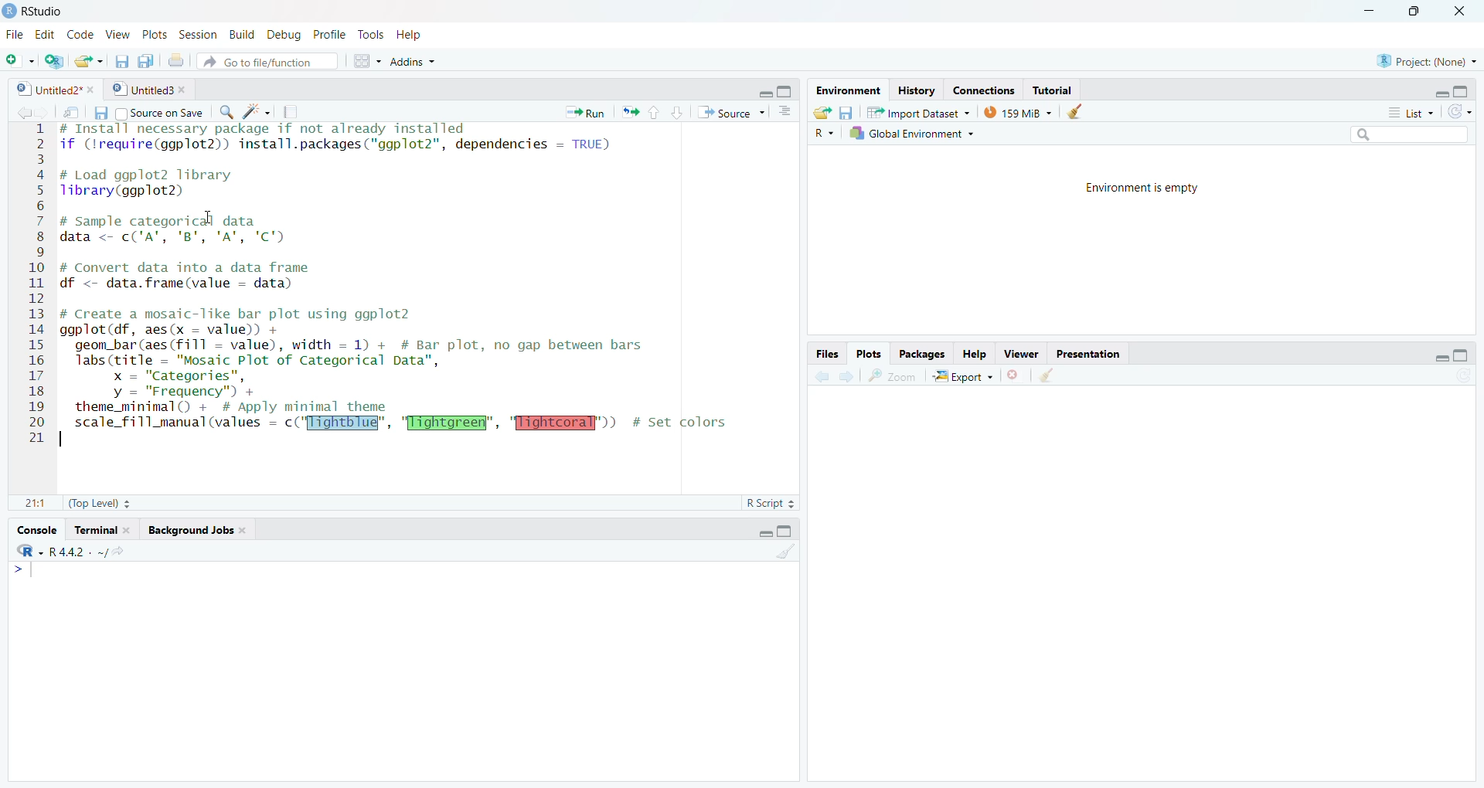 The width and height of the screenshot is (1484, 788). Describe the element at coordinates (147, 61) in the screenshot. I see `Save all open files` at that location.